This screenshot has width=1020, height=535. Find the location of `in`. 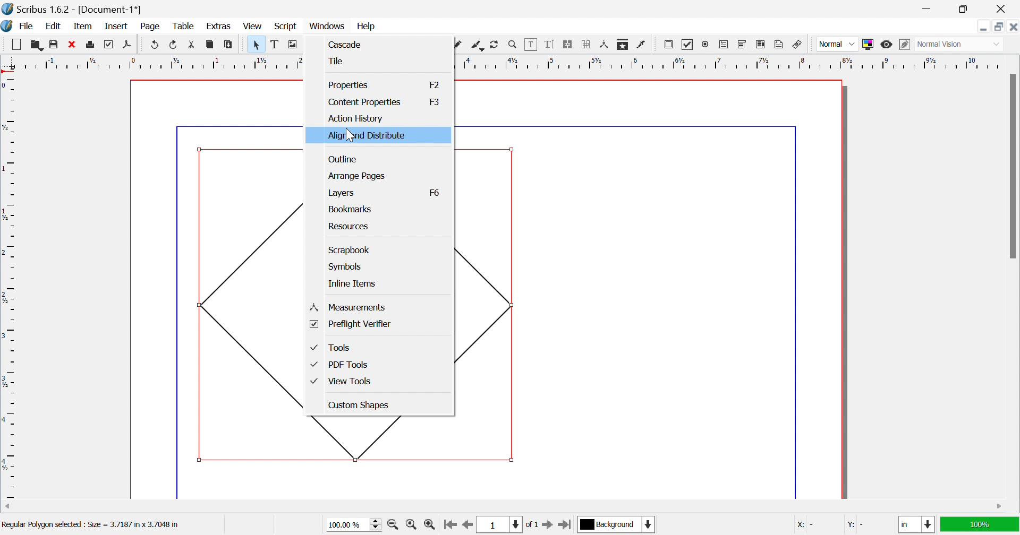

in is located at coordinates (917, 525).